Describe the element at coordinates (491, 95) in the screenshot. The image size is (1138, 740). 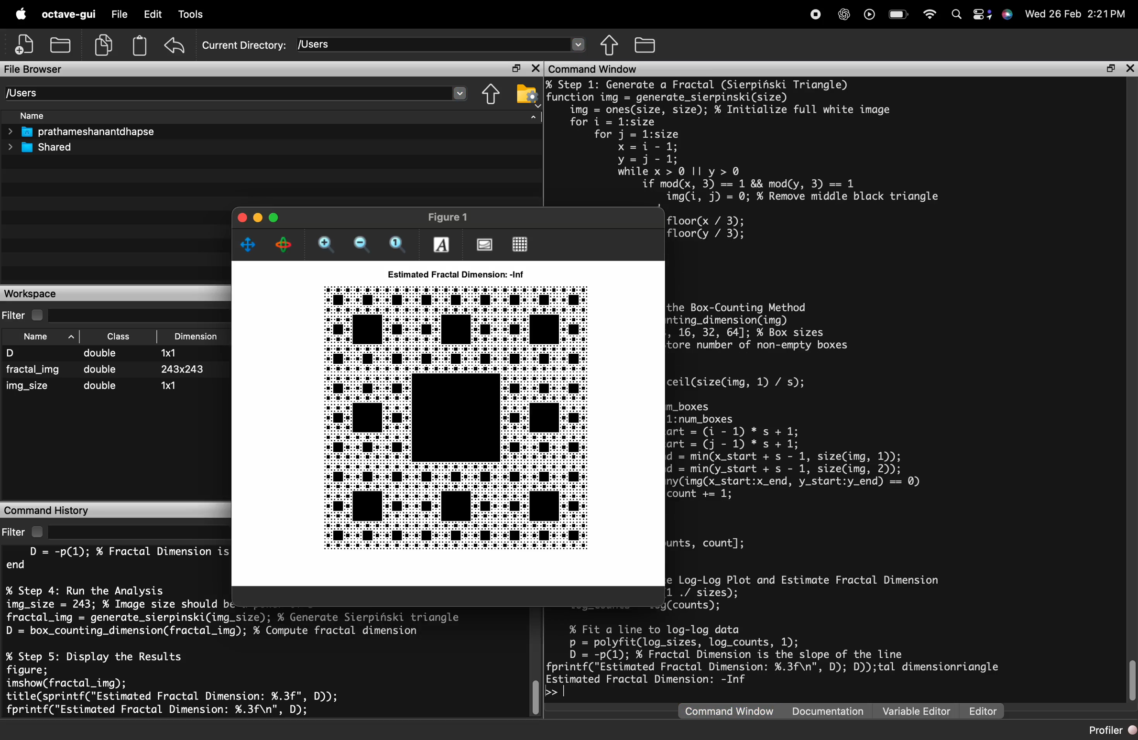
I see `one directory up` at that location.